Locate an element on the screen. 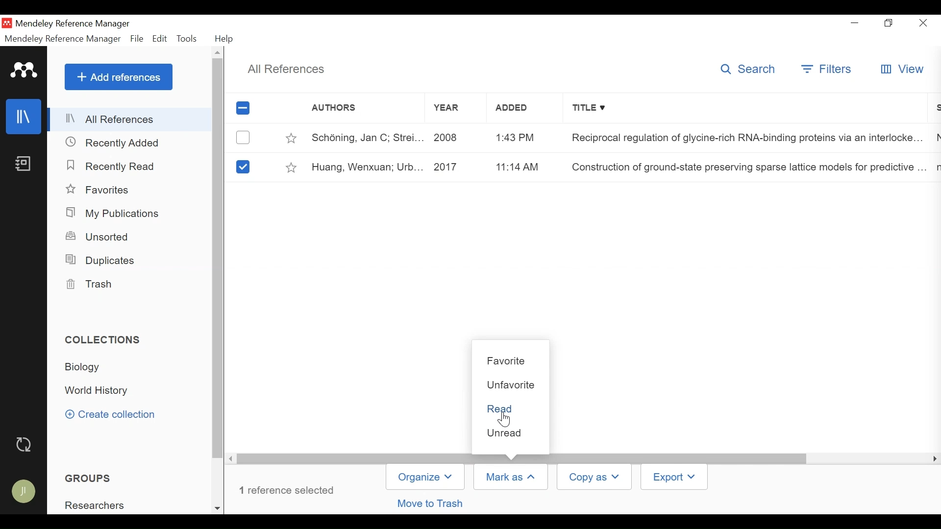  Year is located at coordinates (446, 110).